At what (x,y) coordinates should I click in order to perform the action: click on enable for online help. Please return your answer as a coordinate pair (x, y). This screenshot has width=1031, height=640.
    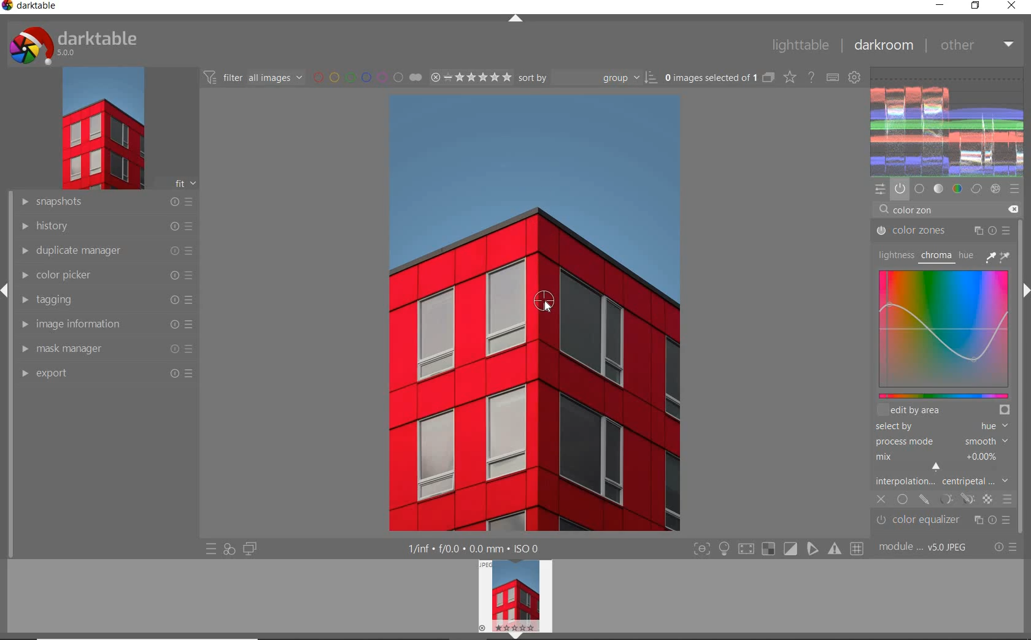
    Looking at the image, I should click on (812, 77).